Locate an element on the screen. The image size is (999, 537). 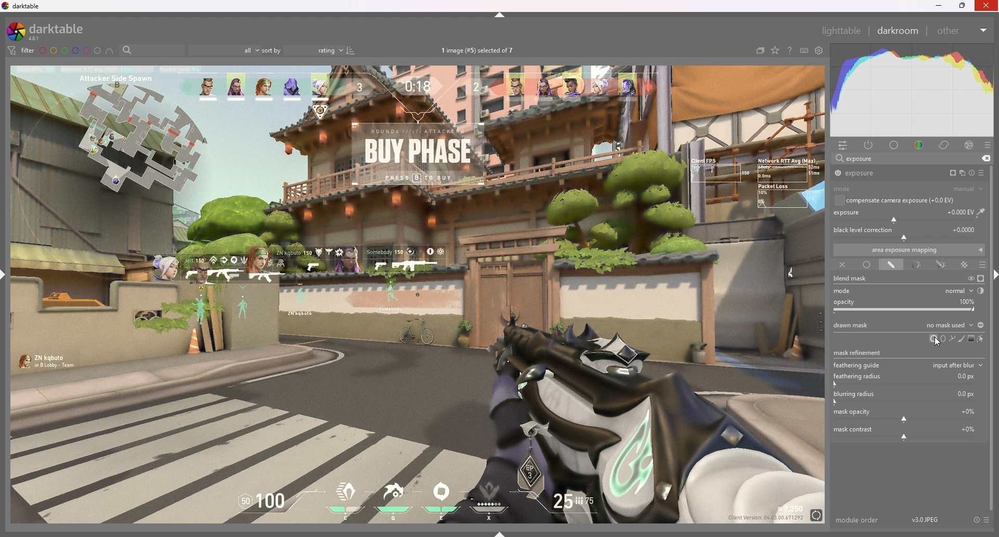
exposure is located at coordinates (910, 214).